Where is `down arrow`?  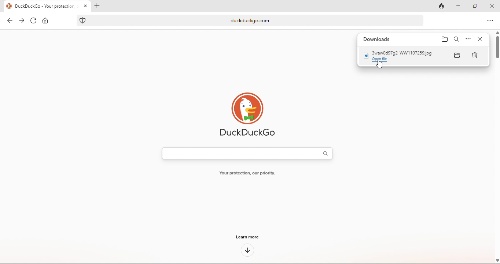
down arrow is located at coordinates (249, 249).